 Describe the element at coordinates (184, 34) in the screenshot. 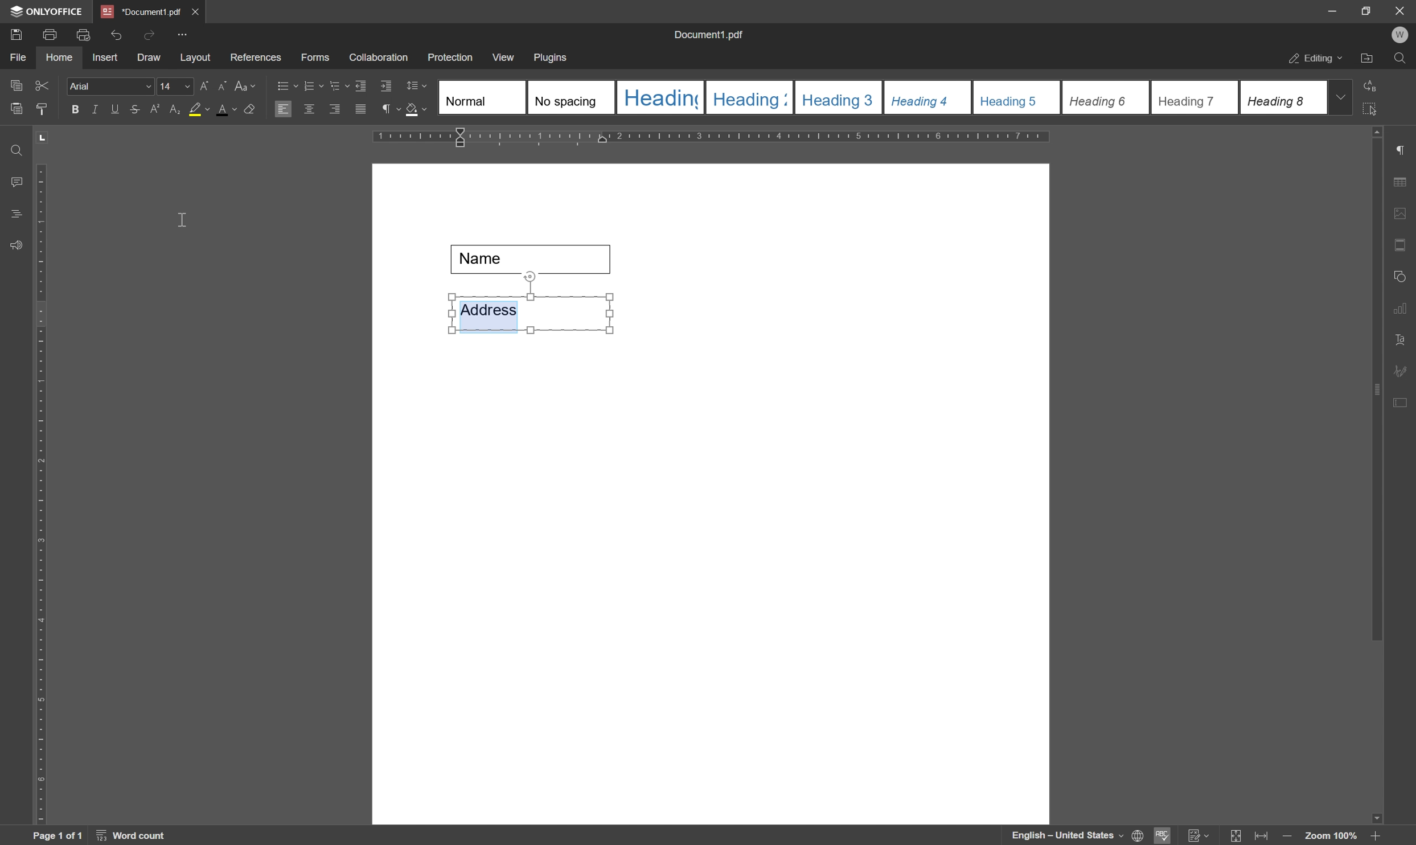

I see `customize quick access toolbar` at that location.